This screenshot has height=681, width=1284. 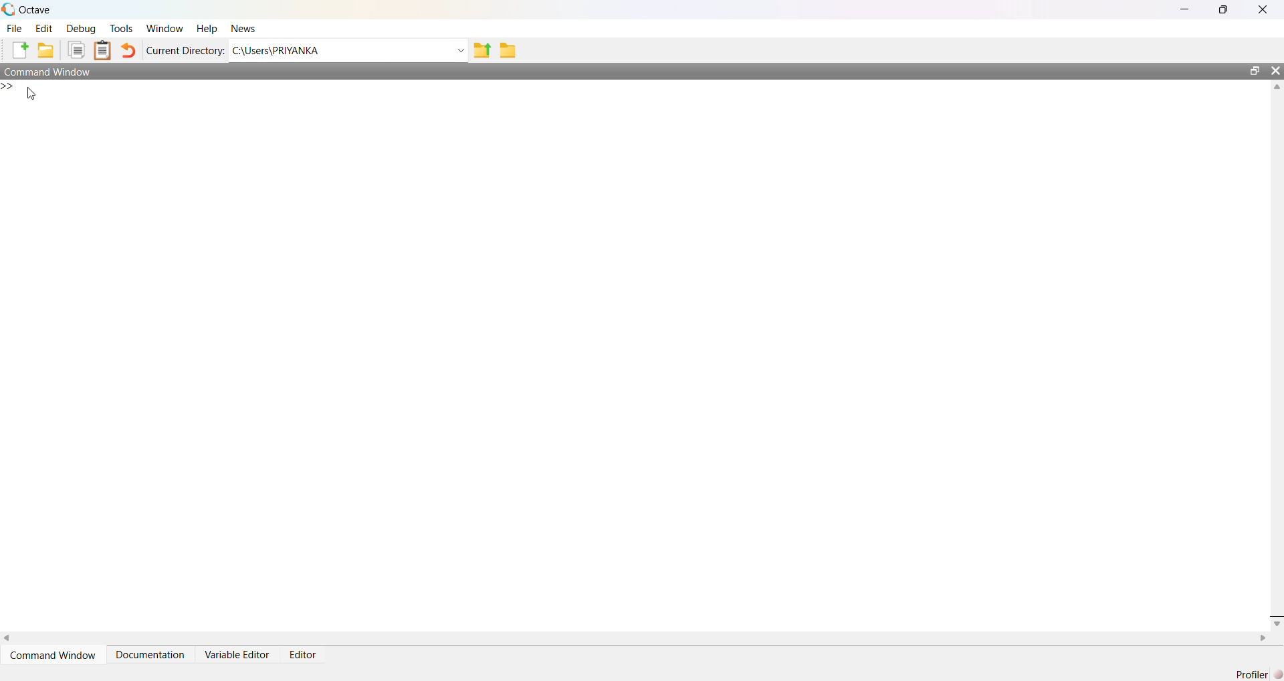 What do you see at coordinates (187, 52) in the screenshot?
I see `Current Directory:` at bounding box center [187, 52].